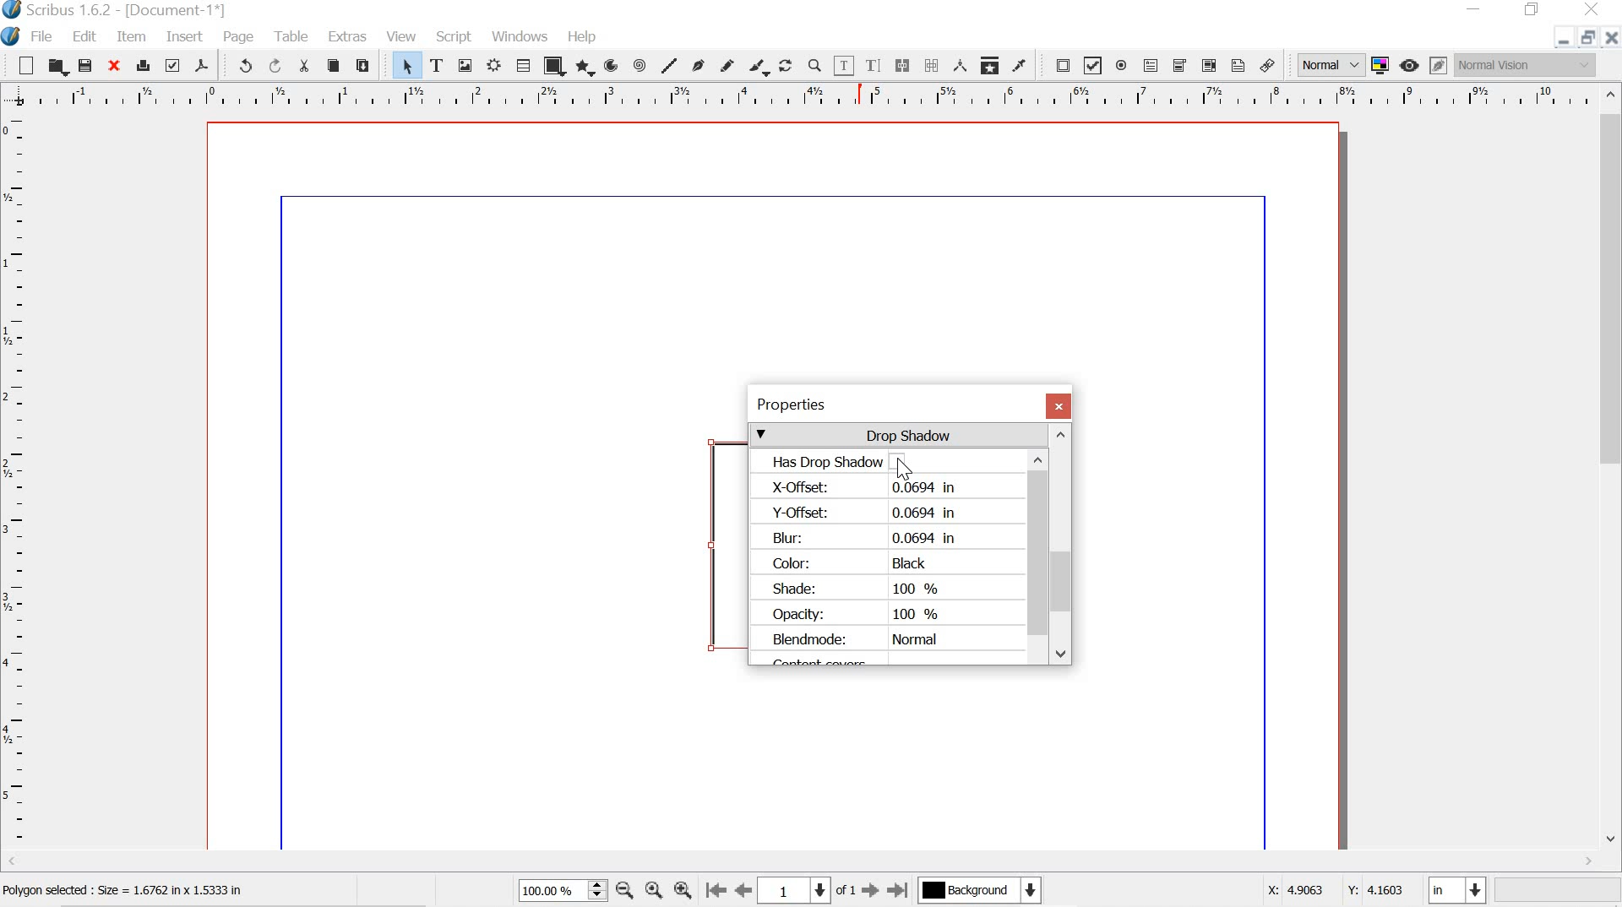 The width and height of the screenshot is (1622, 907). What do you see at coordinates (1062, 544) in the screenshot?
I see `scrollbar` at bounding box center [1062, 544].